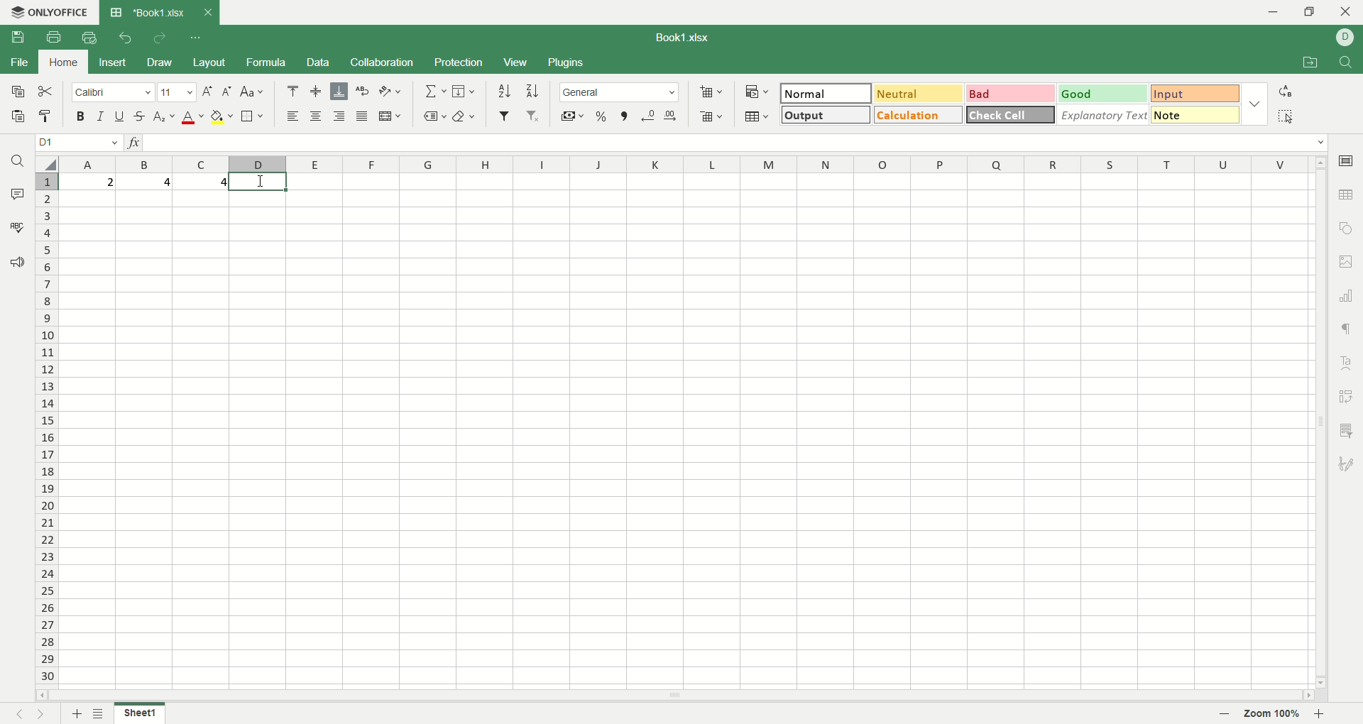  What do you see at coordinates (671, 116) in the screenshot?
I see `increase decimal` at bounding box center [671, 116].